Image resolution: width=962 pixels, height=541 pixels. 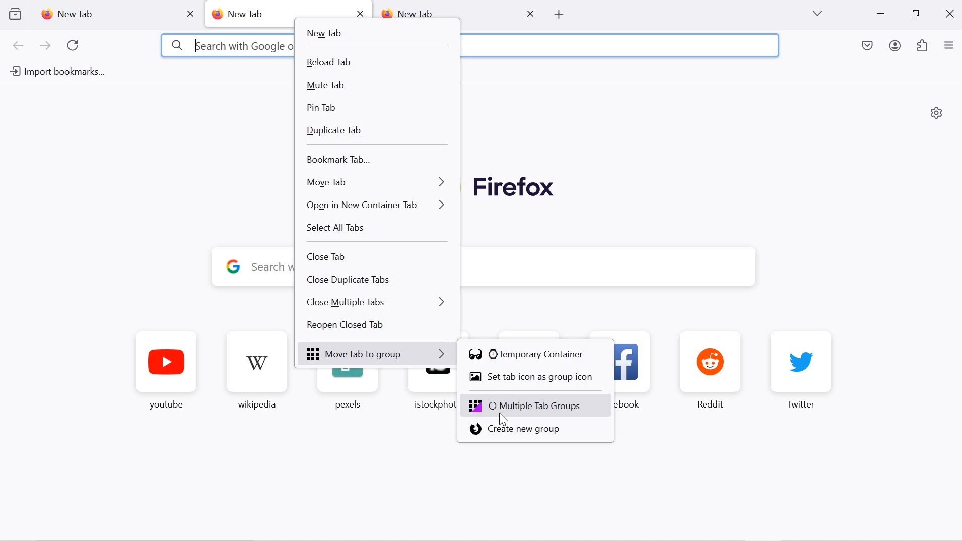 I want to click on reload tab, so click(x=378, y=63).